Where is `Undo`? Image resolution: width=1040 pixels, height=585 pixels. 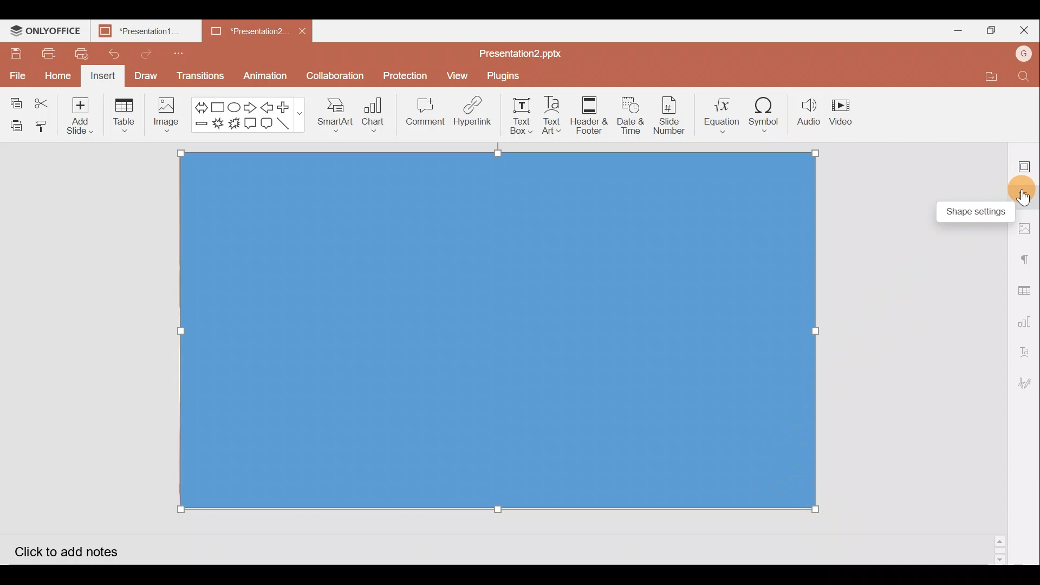
Undo is located at coordinates (114, 54).